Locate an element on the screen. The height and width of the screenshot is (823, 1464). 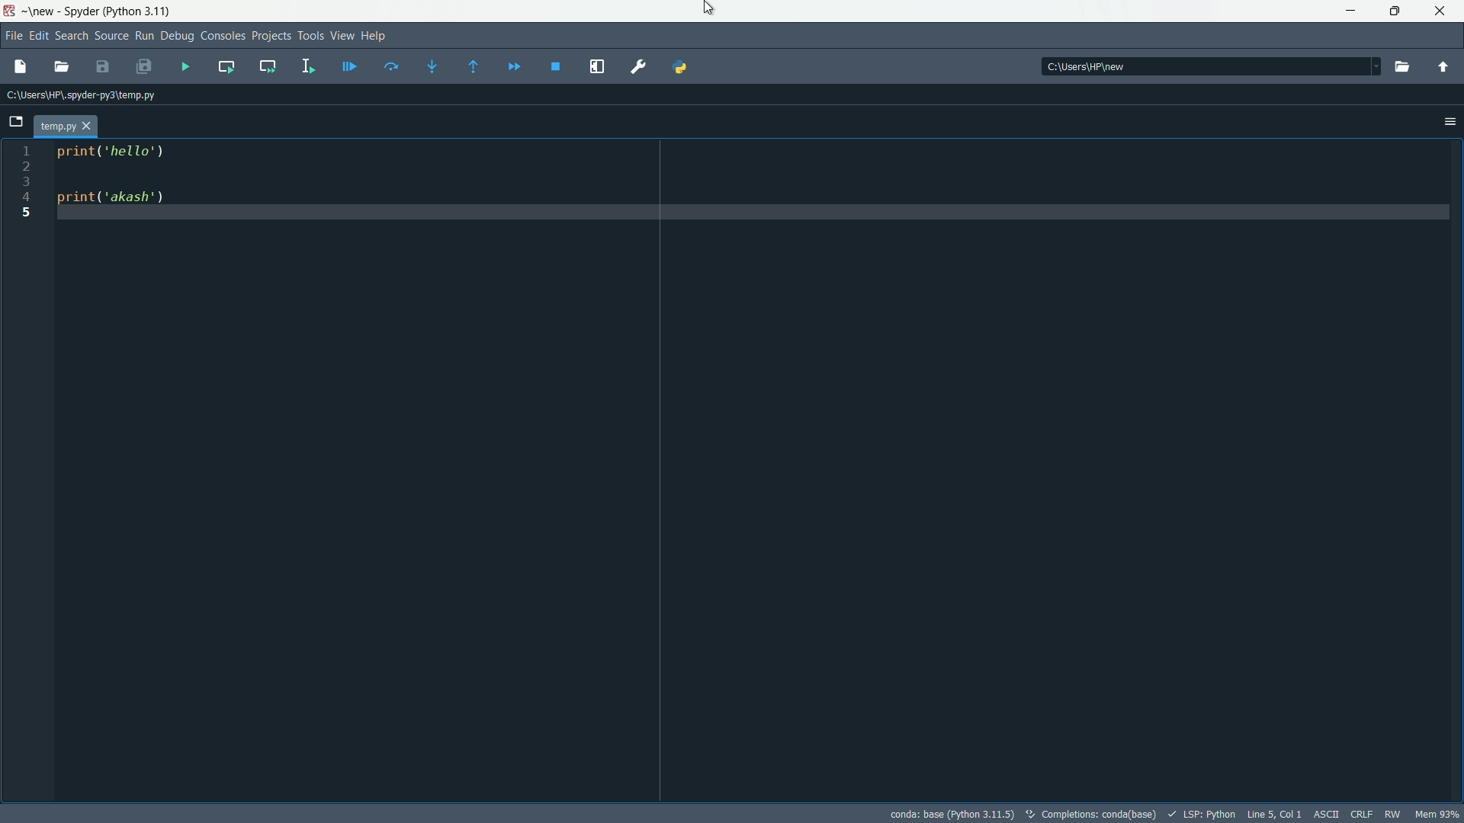
text is located at coordinates (1093, 812).